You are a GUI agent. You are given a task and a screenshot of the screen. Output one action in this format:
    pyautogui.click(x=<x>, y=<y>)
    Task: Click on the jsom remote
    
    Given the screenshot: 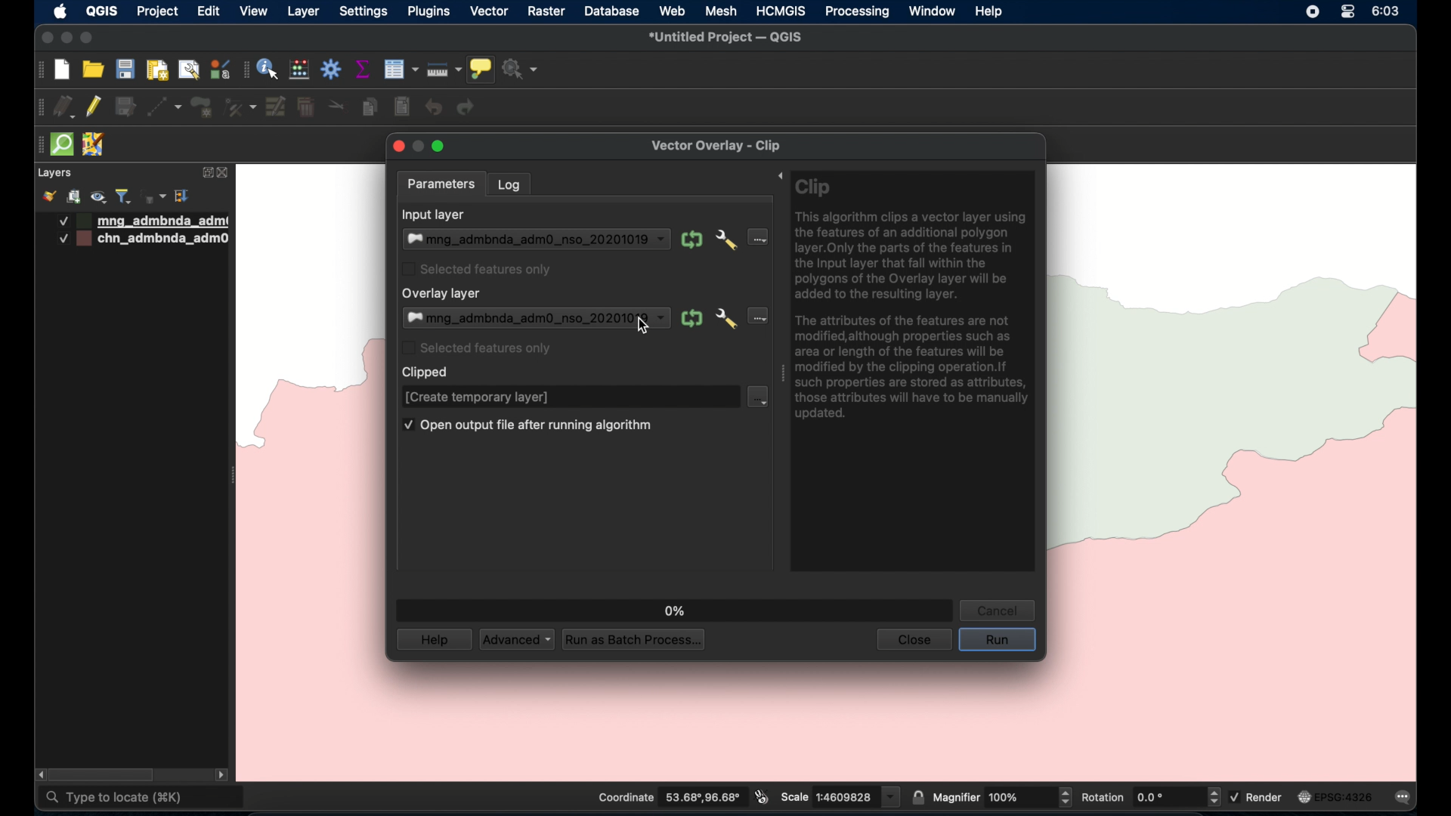 What is the action you would take?
    pyautogui.click(x=95, y=145)
    